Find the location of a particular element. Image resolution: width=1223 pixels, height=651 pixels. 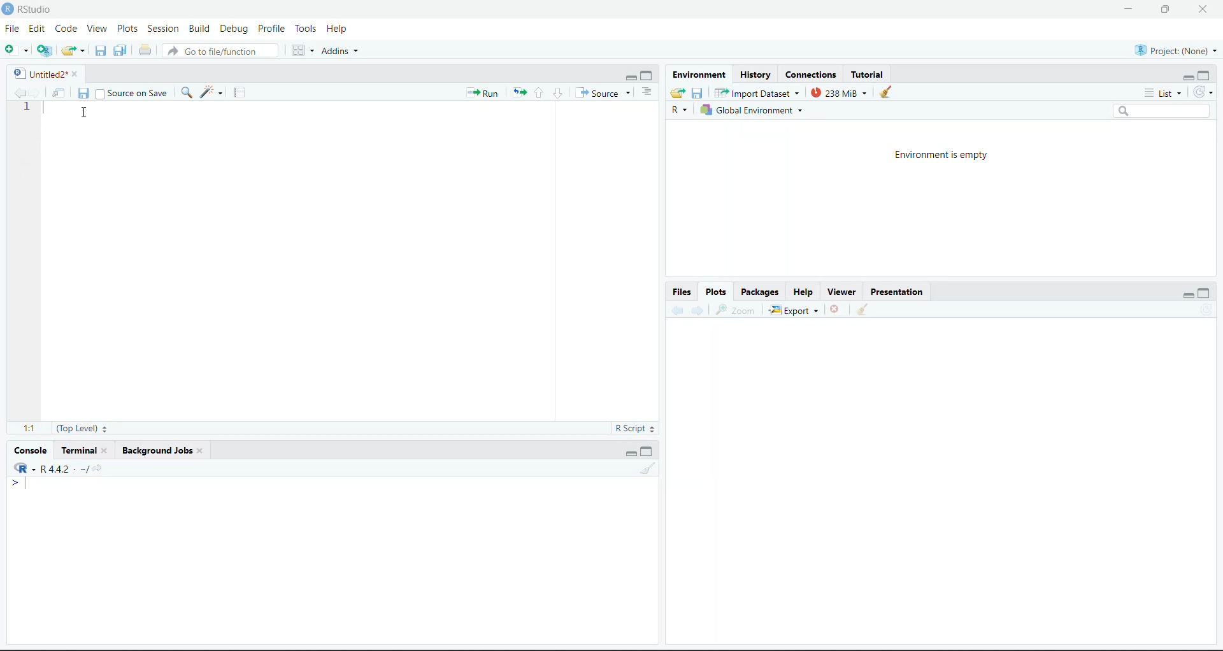

Source on Save is located at coordinates (132, 92).